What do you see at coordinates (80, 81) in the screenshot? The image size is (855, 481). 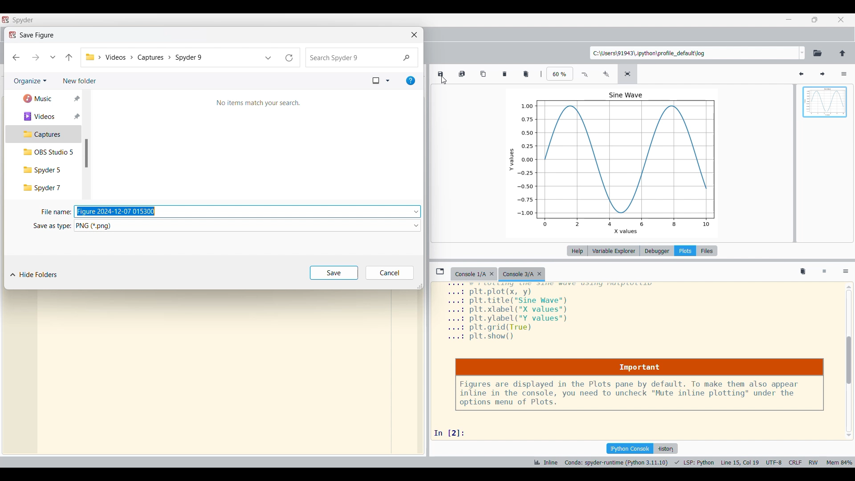 I see `Add new folder` at bounding box center [80, 81].